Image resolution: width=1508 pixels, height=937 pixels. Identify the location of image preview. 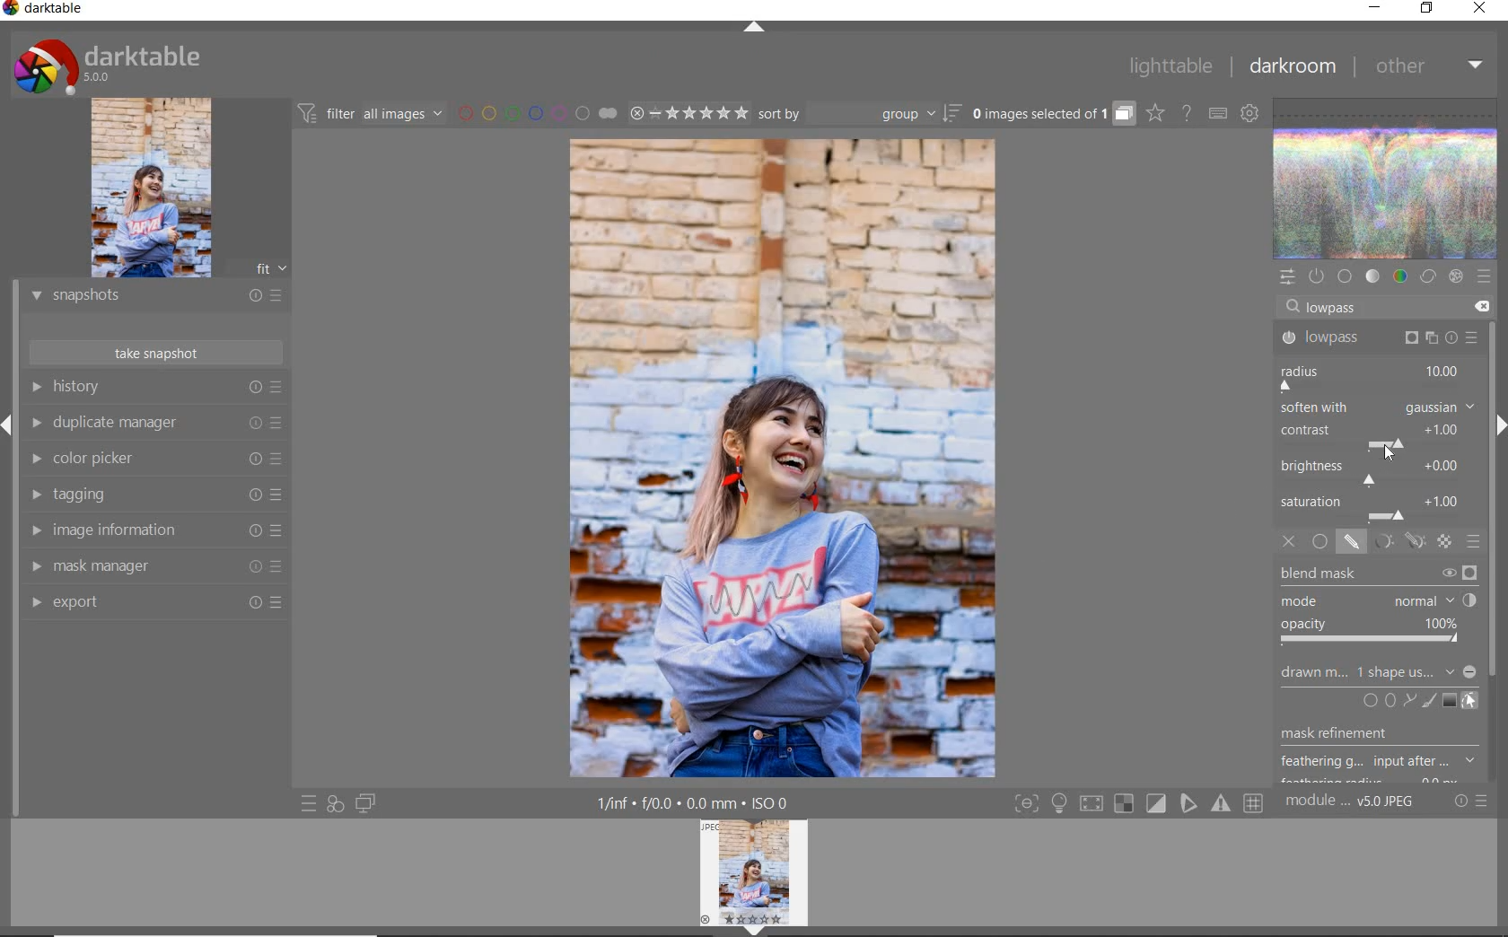
(176, 187).